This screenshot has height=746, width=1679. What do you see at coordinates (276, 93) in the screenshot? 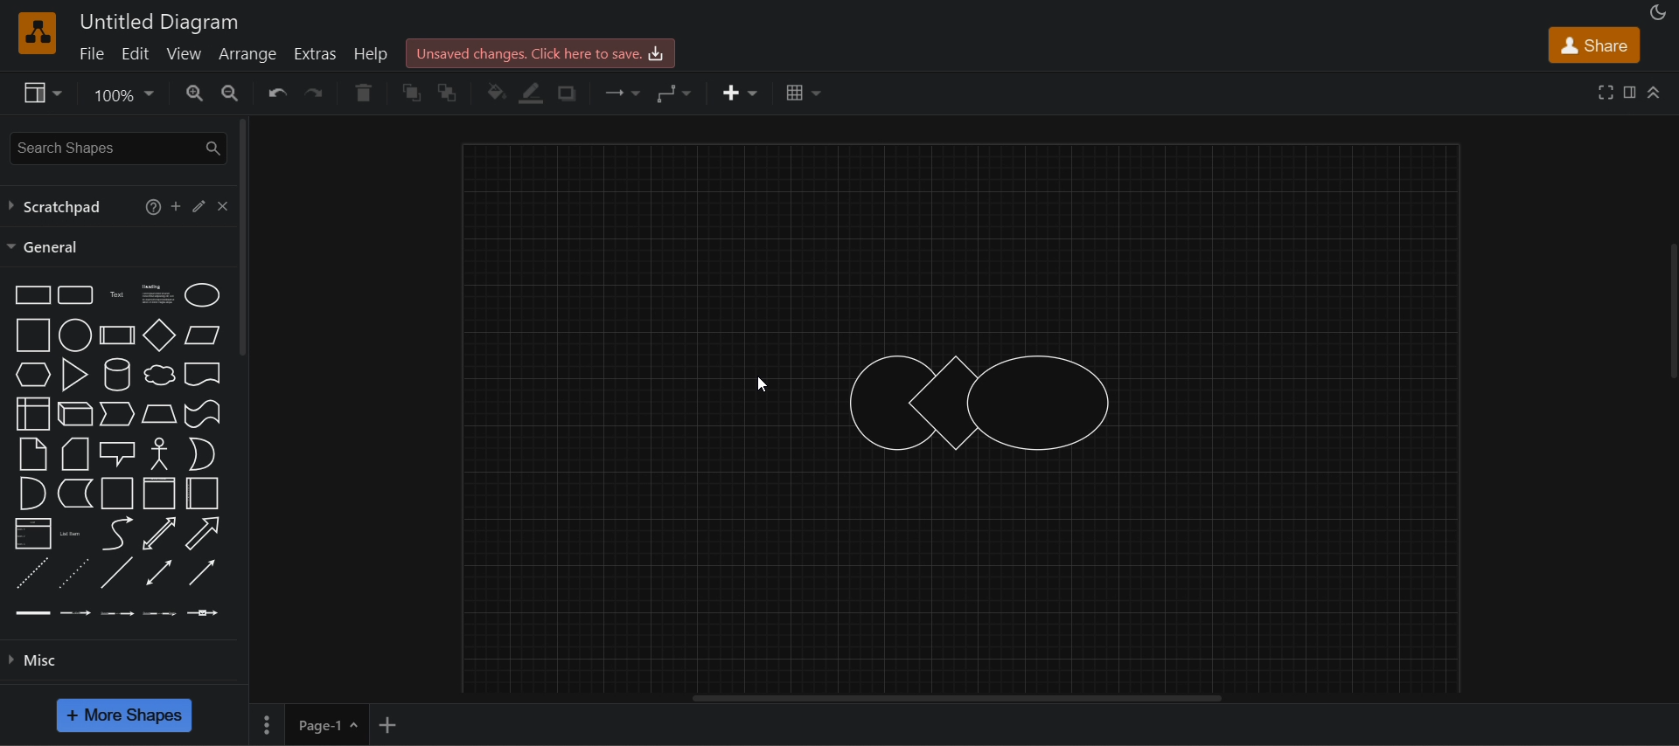
I see `undo` at bounding box center [276, 93].